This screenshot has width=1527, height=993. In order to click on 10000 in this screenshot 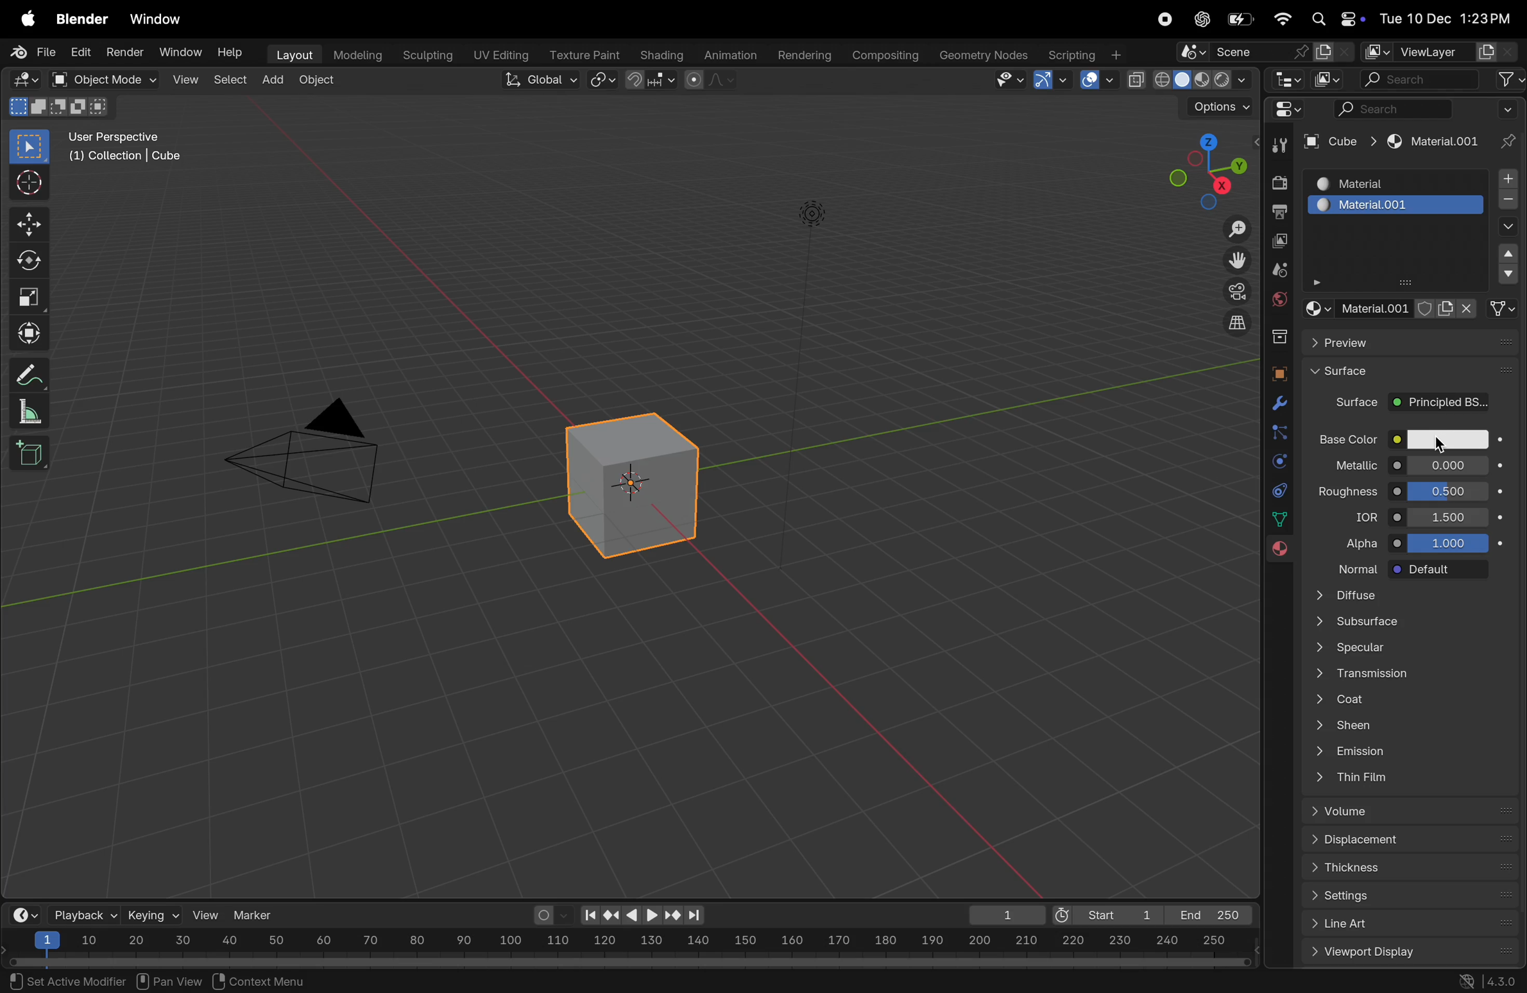, I will do `click(1447, 542)`.